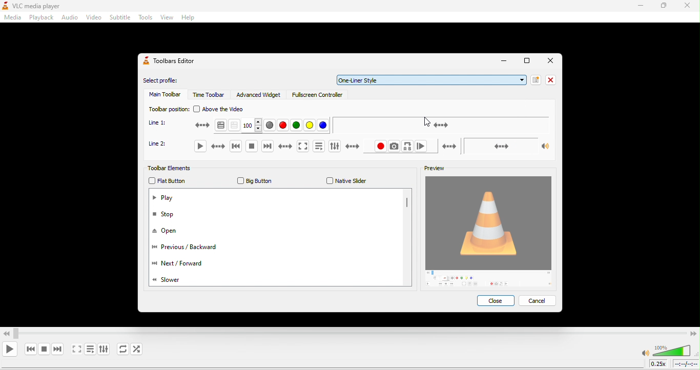 The image size is (700, 370). What do you see at coordinates (30, 349) in the screenshot?
I see `previous media` at bounding box center [30, 349].